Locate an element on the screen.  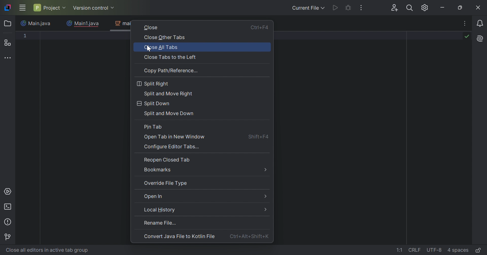
Version control is located at coordinates (9, 238).